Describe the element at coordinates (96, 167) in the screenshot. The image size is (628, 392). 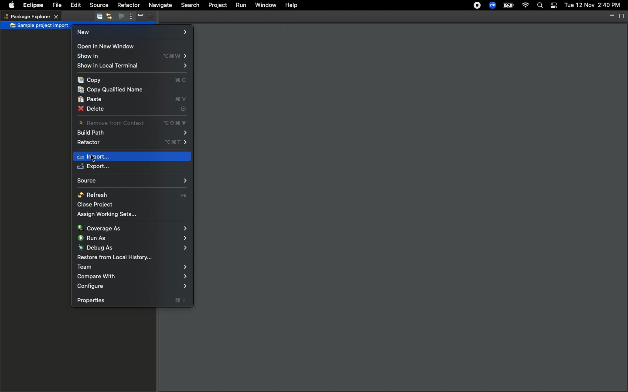
I see `Export` at that location.